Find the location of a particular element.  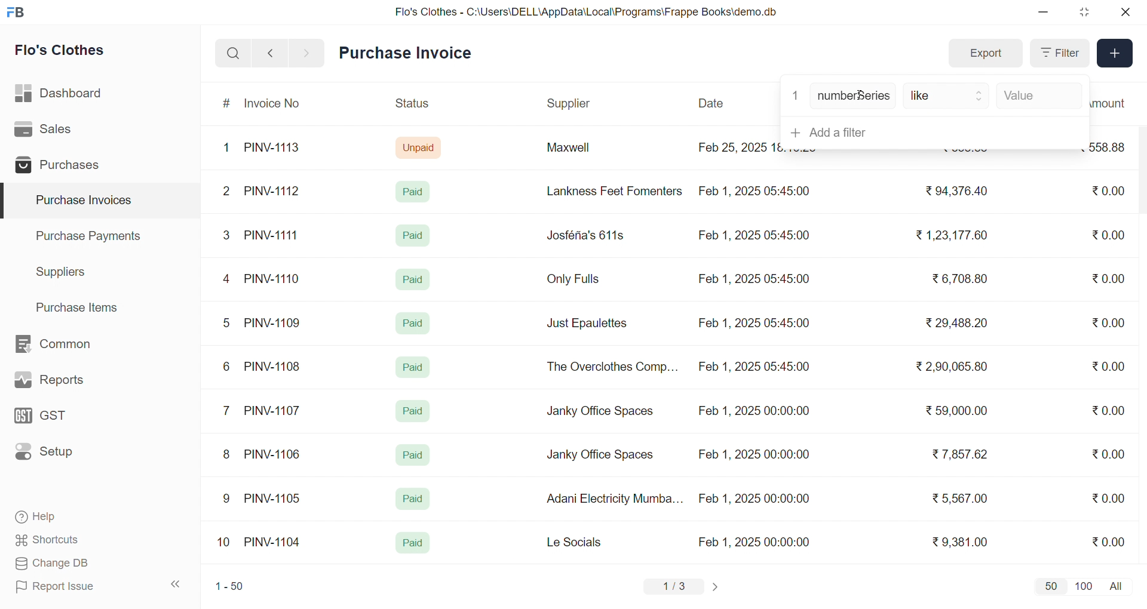

Janky Office Spaces is located at coordinates (600, 456).